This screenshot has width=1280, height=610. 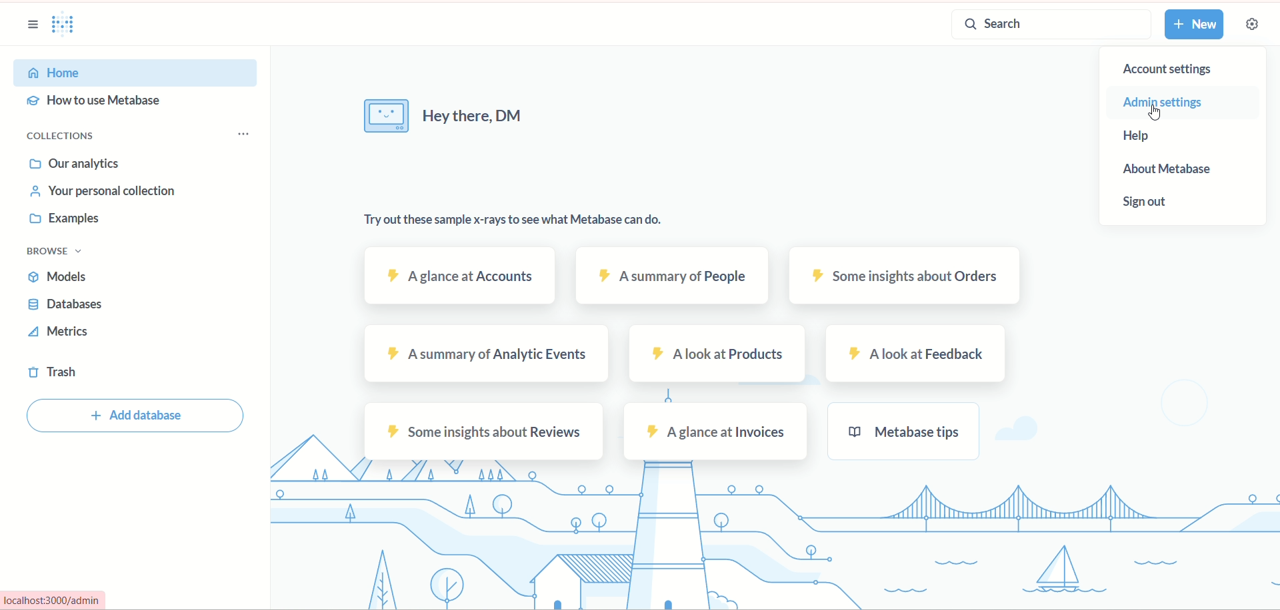 I want to click on text, so click(x=477, y=116).